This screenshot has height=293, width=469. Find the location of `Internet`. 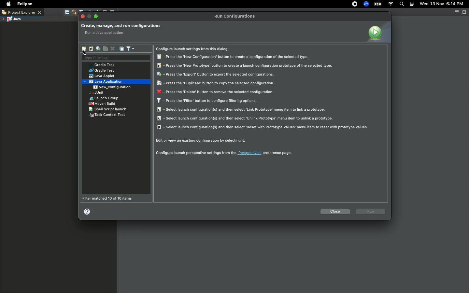

Internet is located at coordinates (390, 5).